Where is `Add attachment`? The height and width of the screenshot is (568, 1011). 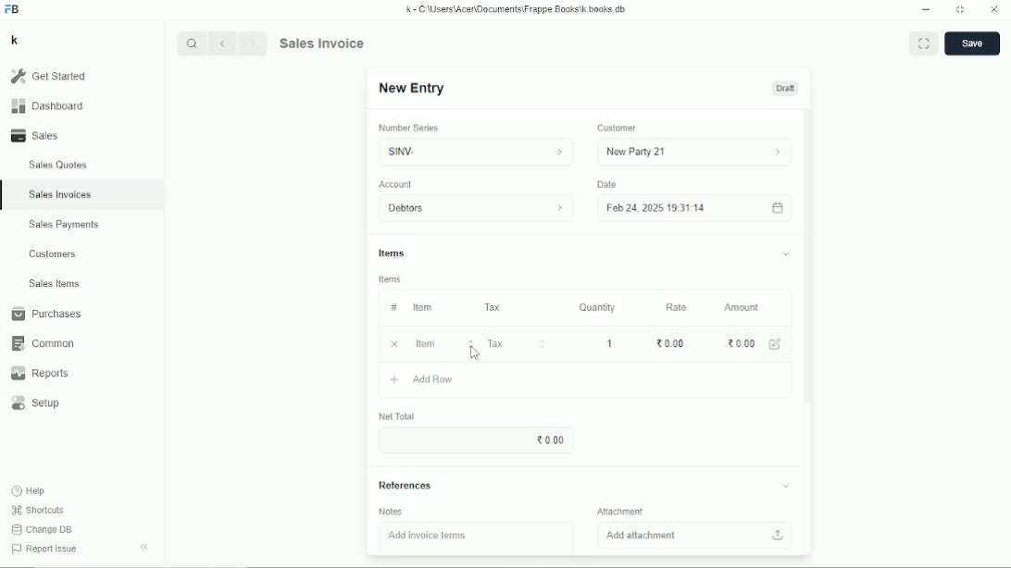
Add attachment is located at coordinates (697, 535).